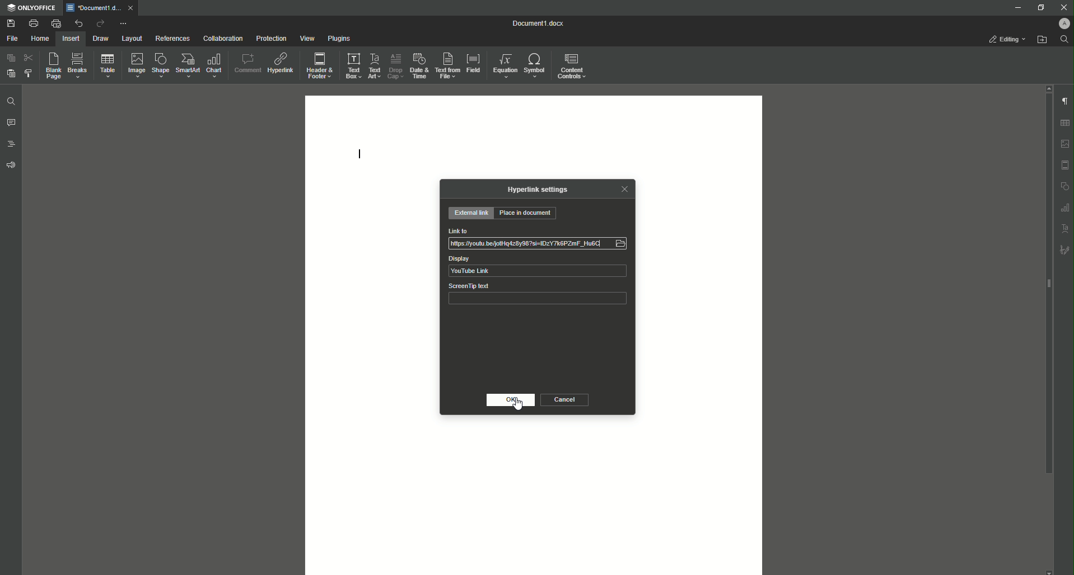 The image size is (1074, 575). I want to click on ScreenTip text, so click(469, 286).